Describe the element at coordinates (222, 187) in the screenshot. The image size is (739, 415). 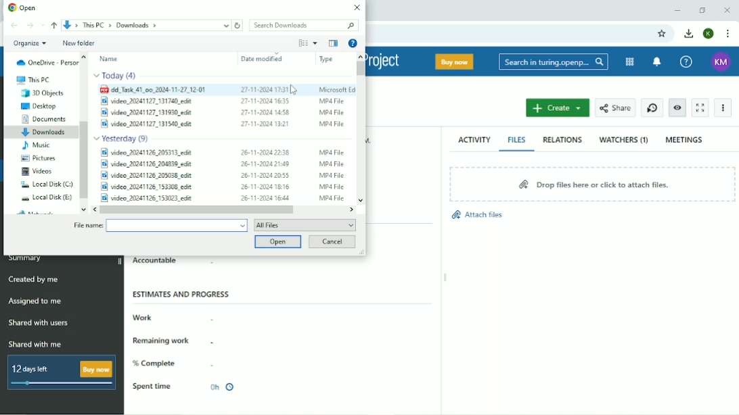
I see `Video file` at that location.